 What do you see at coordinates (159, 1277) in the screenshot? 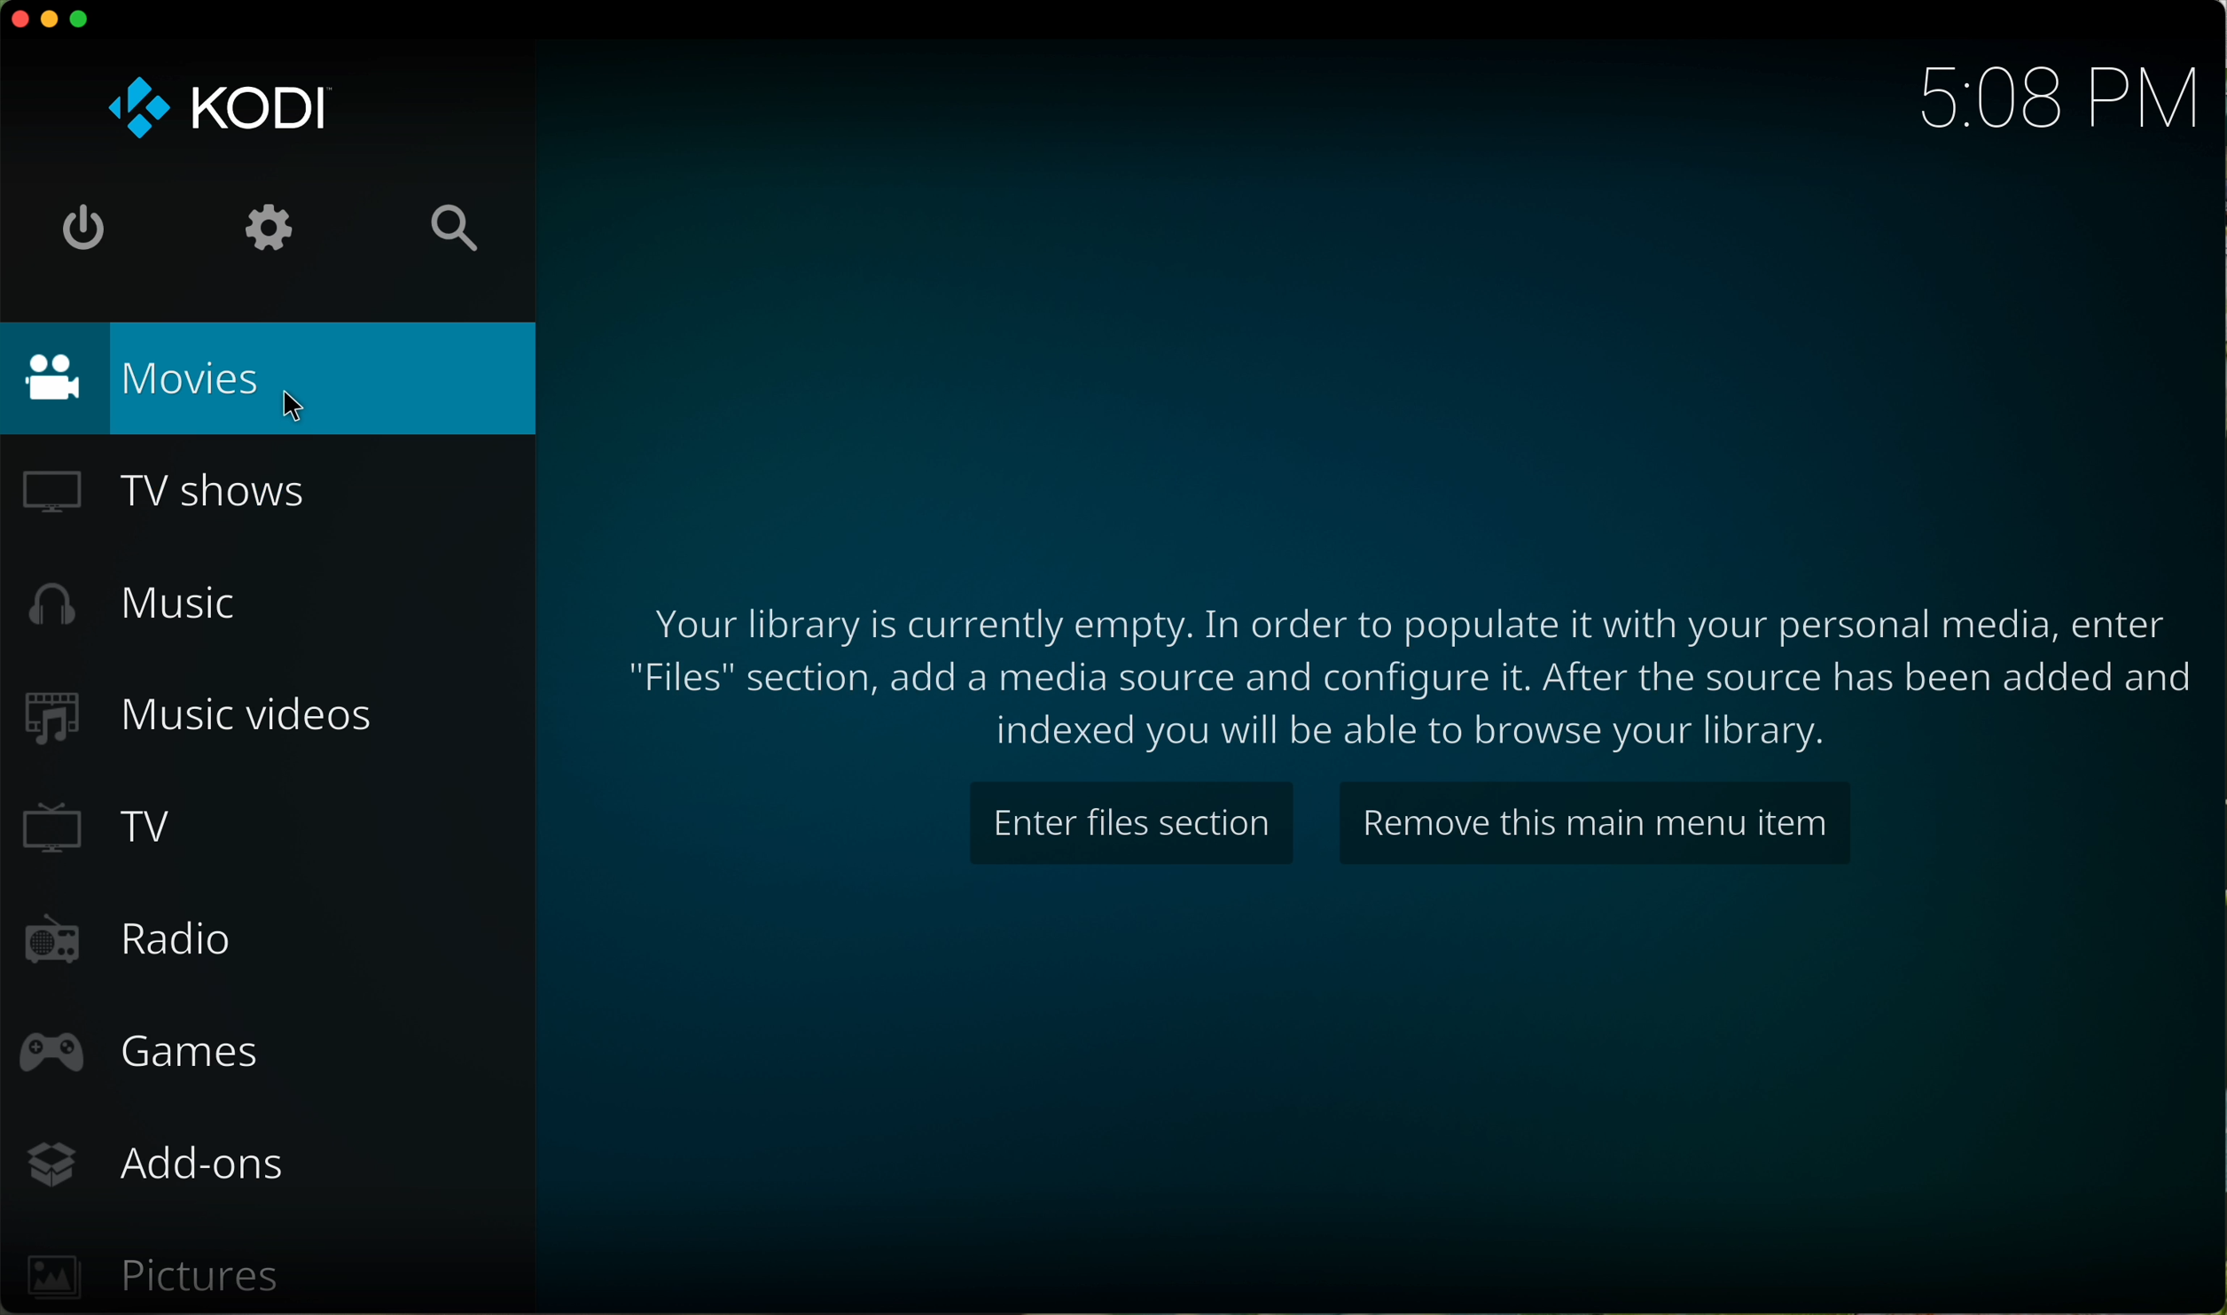
I see `pictures` at bounding box center [159, 1277].